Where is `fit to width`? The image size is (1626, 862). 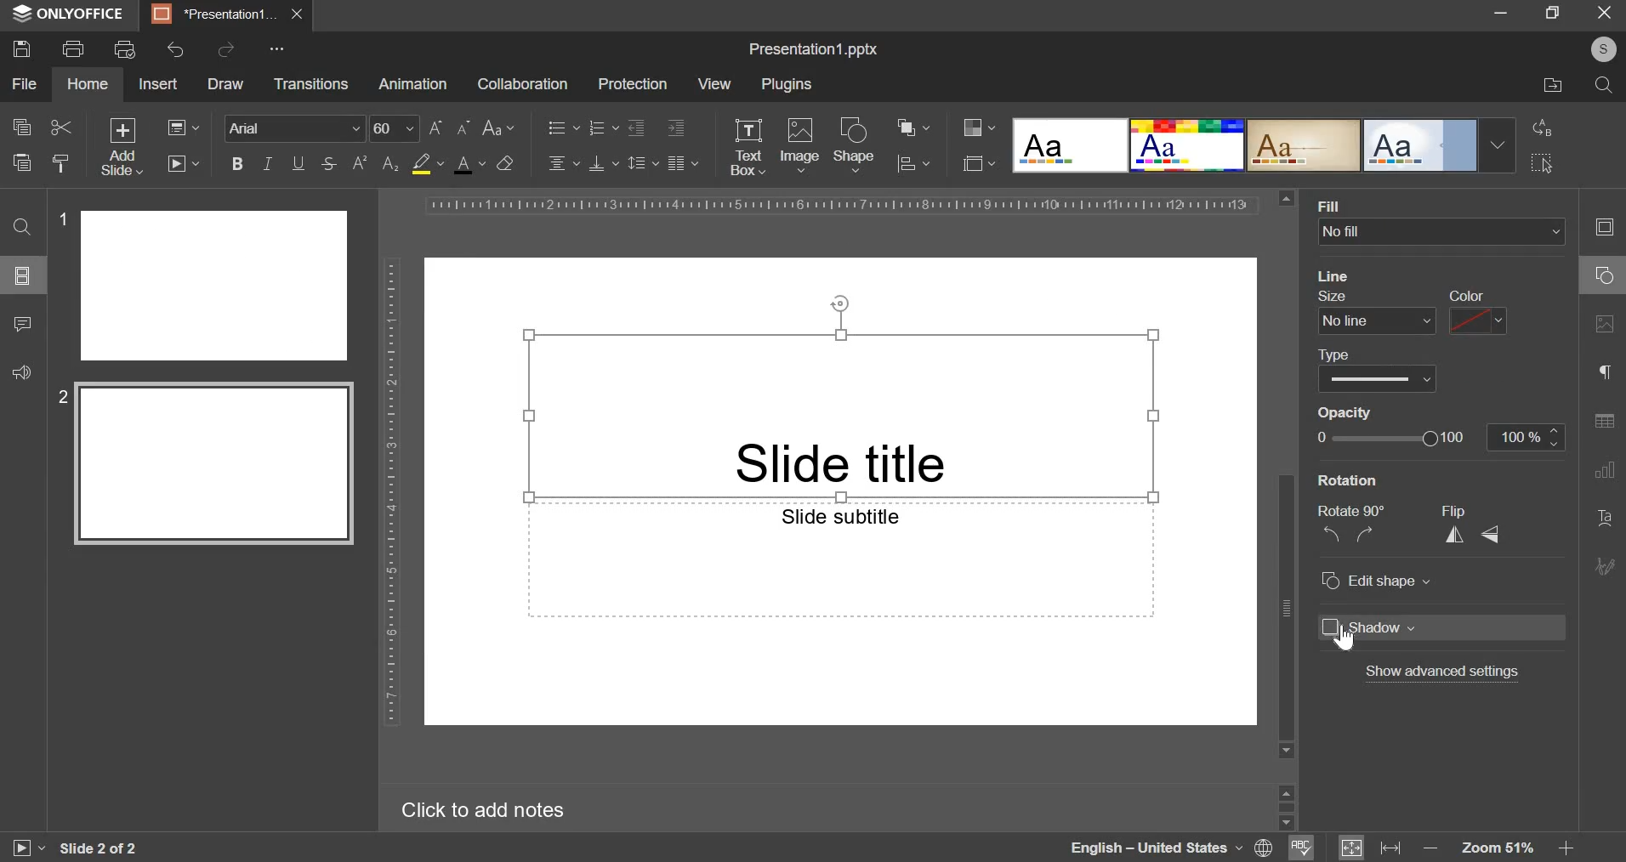 fit to width is located at coordinates (1393, 847).